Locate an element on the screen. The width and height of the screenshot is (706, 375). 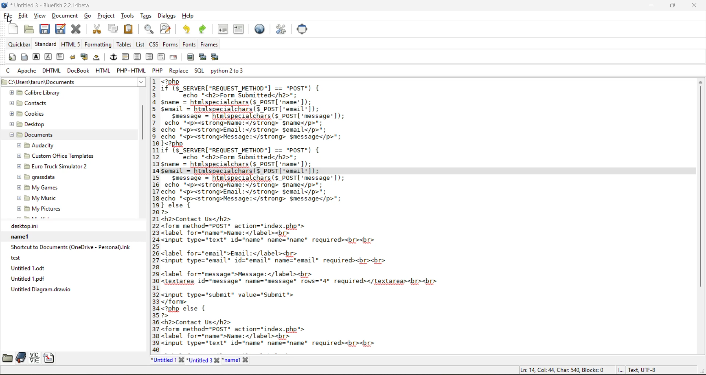
multi thumbnail is located at coordinates (214, 57).